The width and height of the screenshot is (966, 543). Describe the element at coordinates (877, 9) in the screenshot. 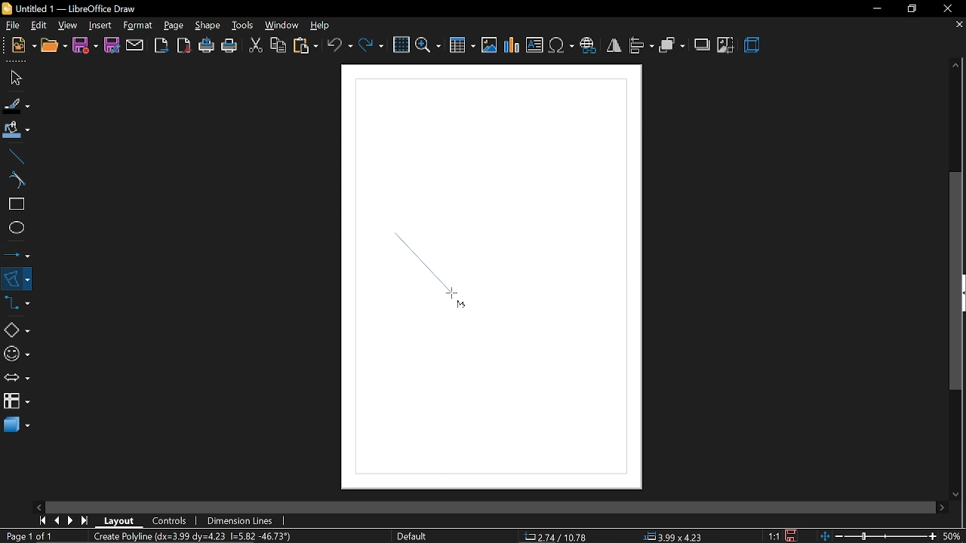

I see `minimize` at that location.